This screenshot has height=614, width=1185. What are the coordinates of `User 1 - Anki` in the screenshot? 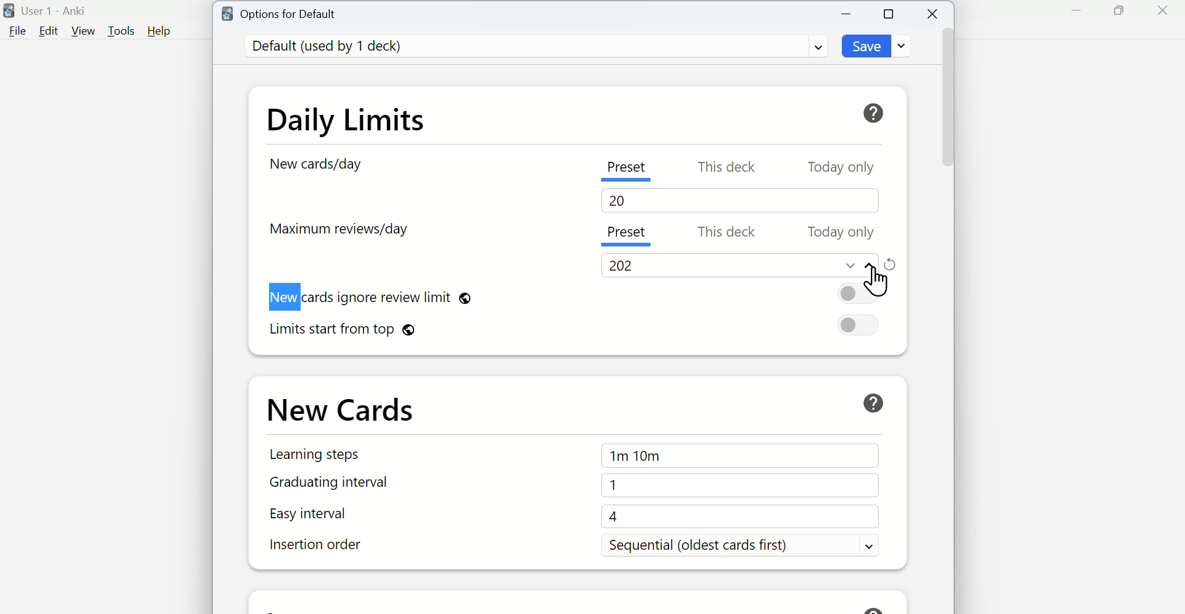 It's located at (48, 11).